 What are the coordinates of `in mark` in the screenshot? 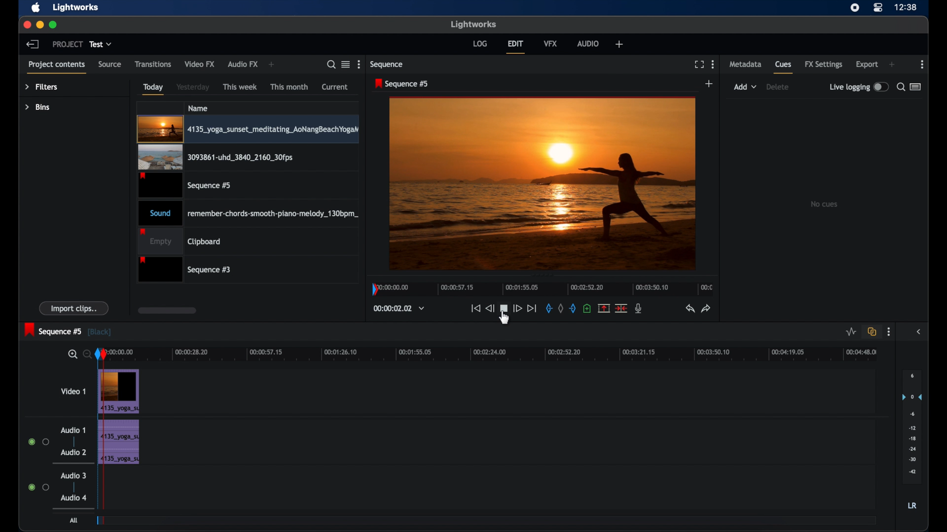 It's located at (548, 308).